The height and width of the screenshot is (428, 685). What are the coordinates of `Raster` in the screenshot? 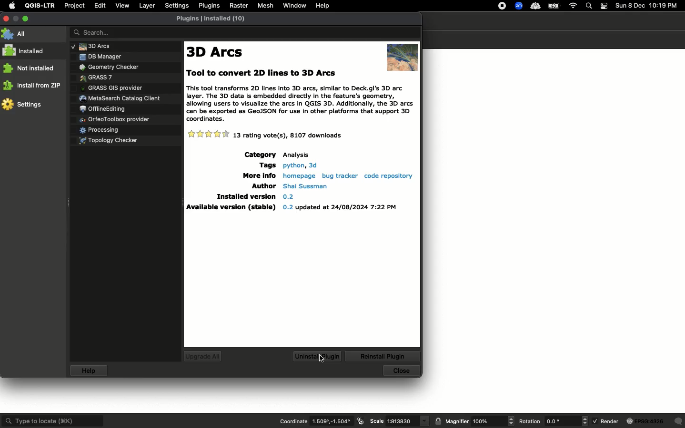 It's located at (239, 6).